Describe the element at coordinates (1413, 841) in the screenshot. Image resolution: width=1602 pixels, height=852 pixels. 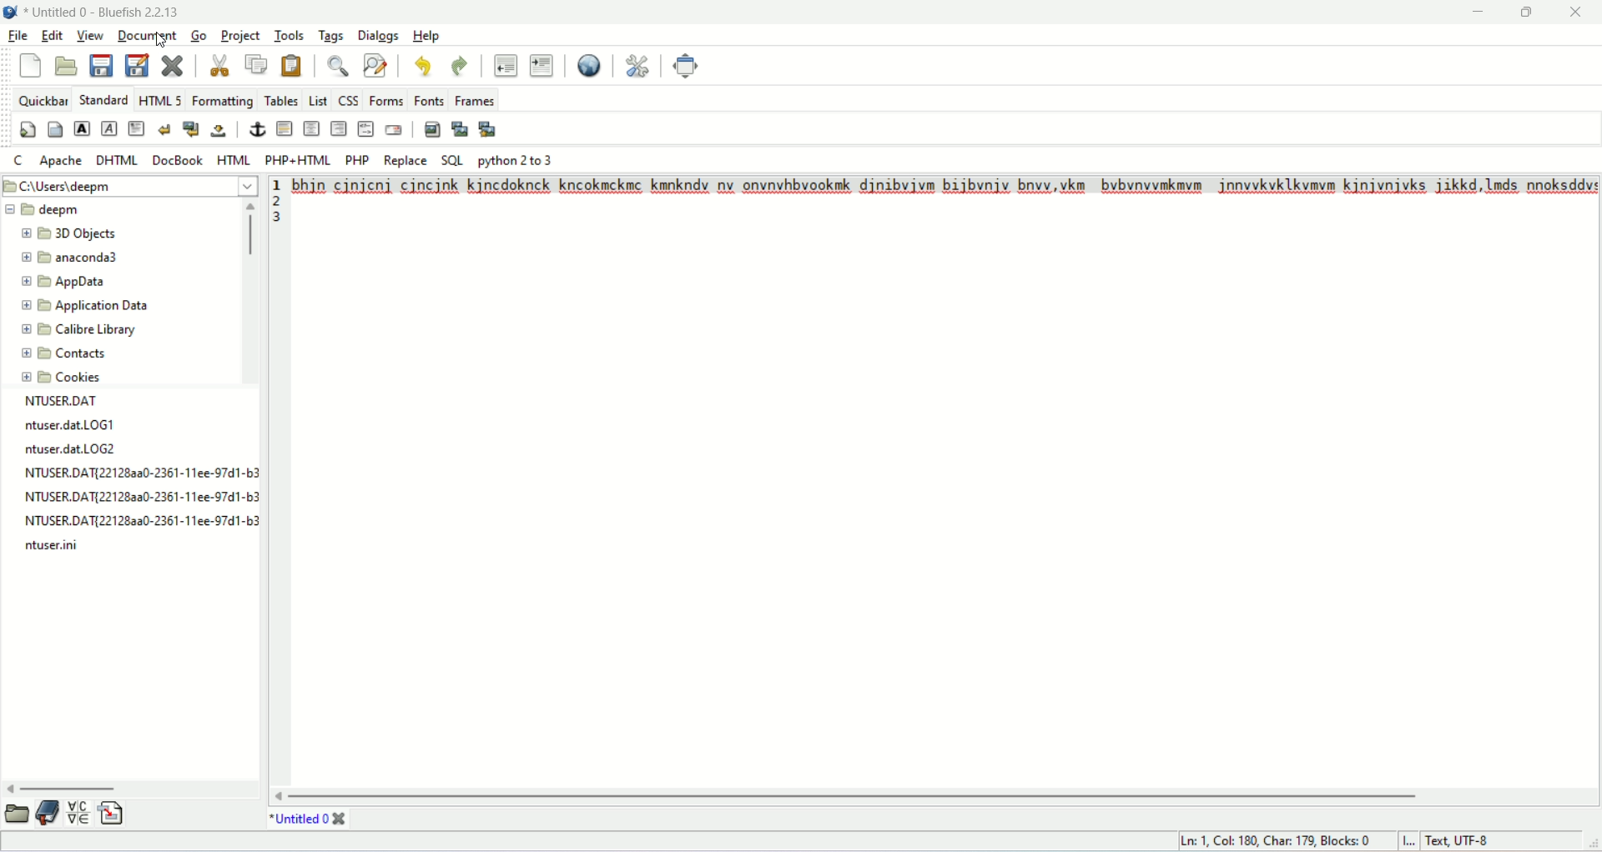
I see `I` at that location.